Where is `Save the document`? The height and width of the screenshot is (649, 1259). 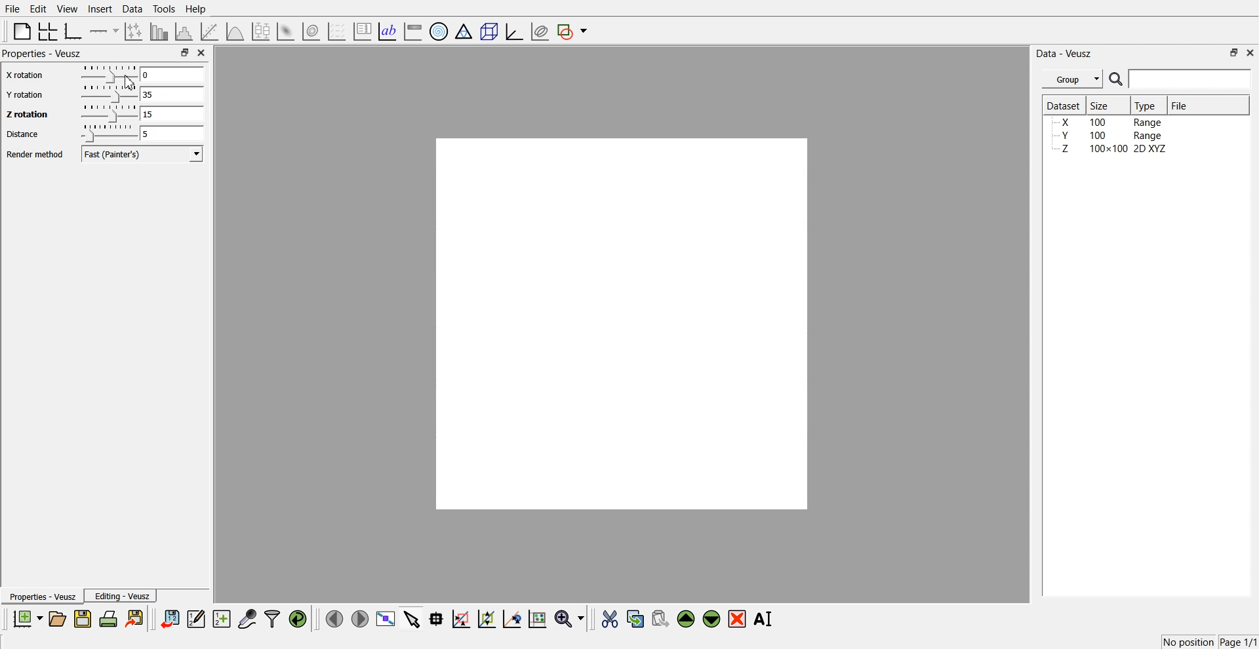
Save the document is located at coordinates (83, 618).